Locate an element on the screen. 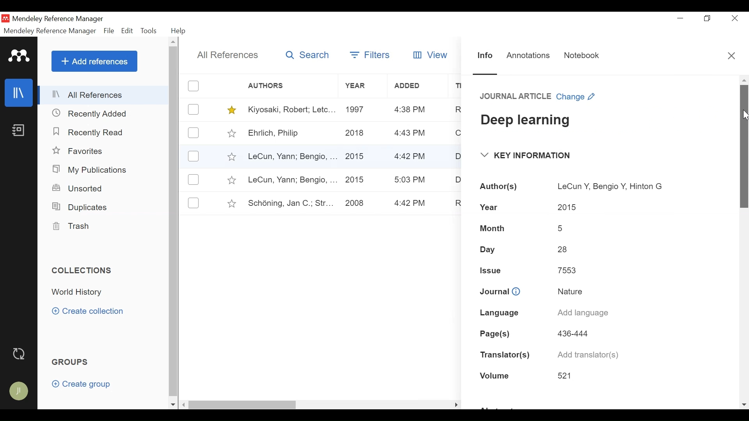 This screenshot has width=749, height=421. Scroll down is located at coordinates (173, 405).